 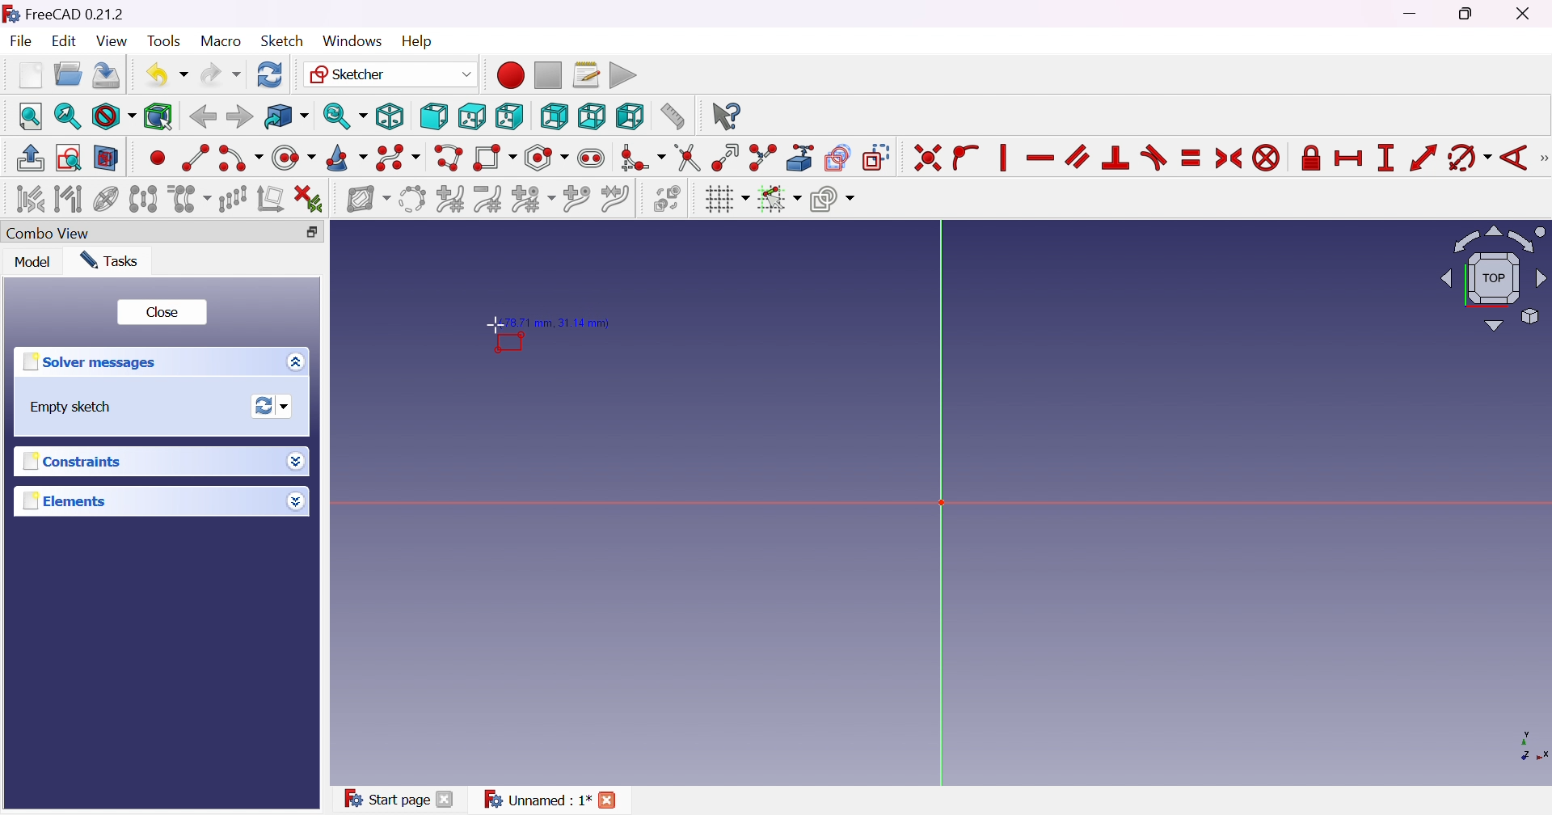 What do you see at coordinates (67, 74) in the screenshot?
I see `Open` at bounding box center [67, 74].